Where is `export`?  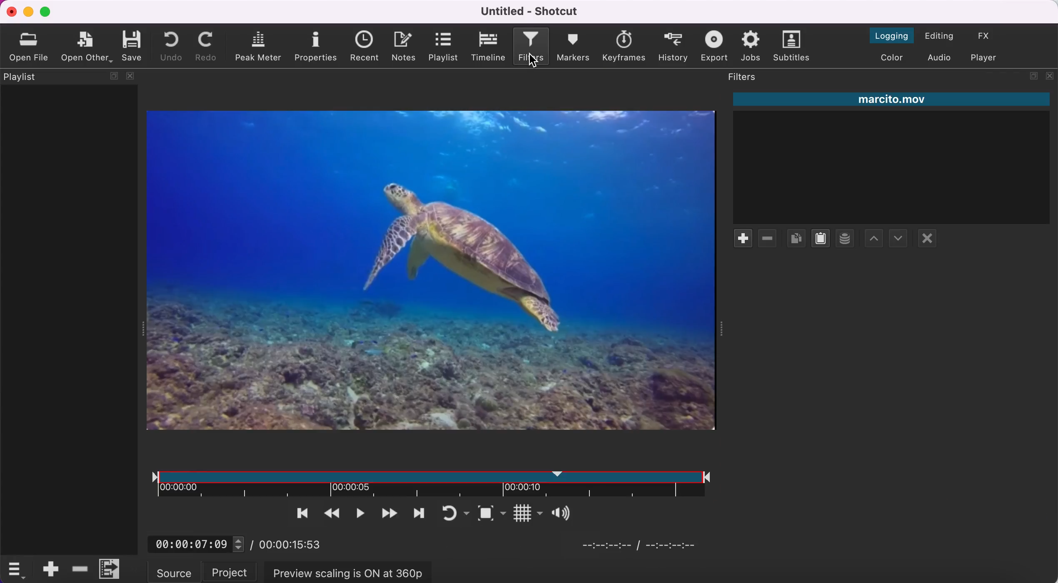
export is located at coordinates (714, 46).